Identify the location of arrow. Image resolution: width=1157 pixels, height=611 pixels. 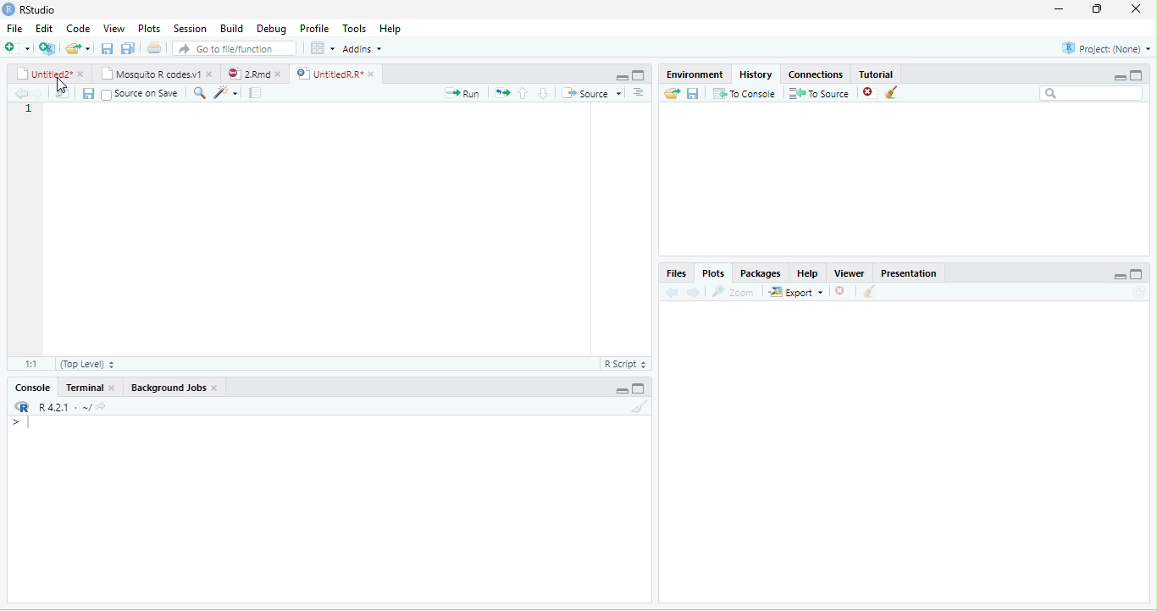
(19, 94).